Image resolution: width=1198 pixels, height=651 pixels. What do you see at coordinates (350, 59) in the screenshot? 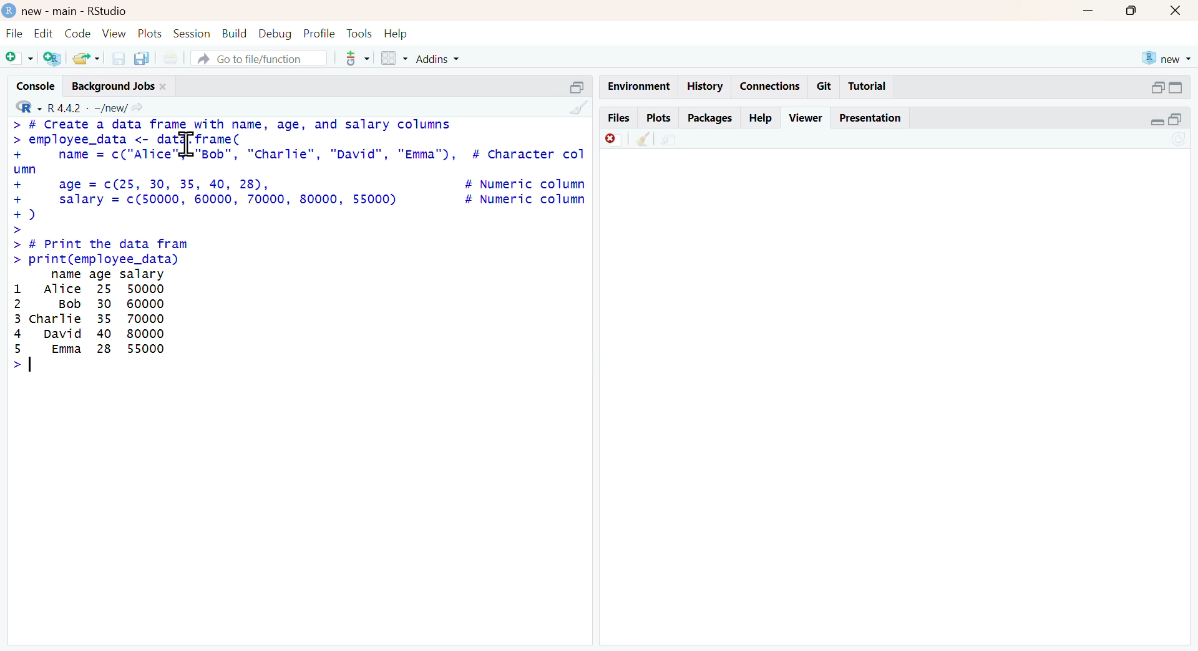
I see `version control` at bounding box center [350, 59].